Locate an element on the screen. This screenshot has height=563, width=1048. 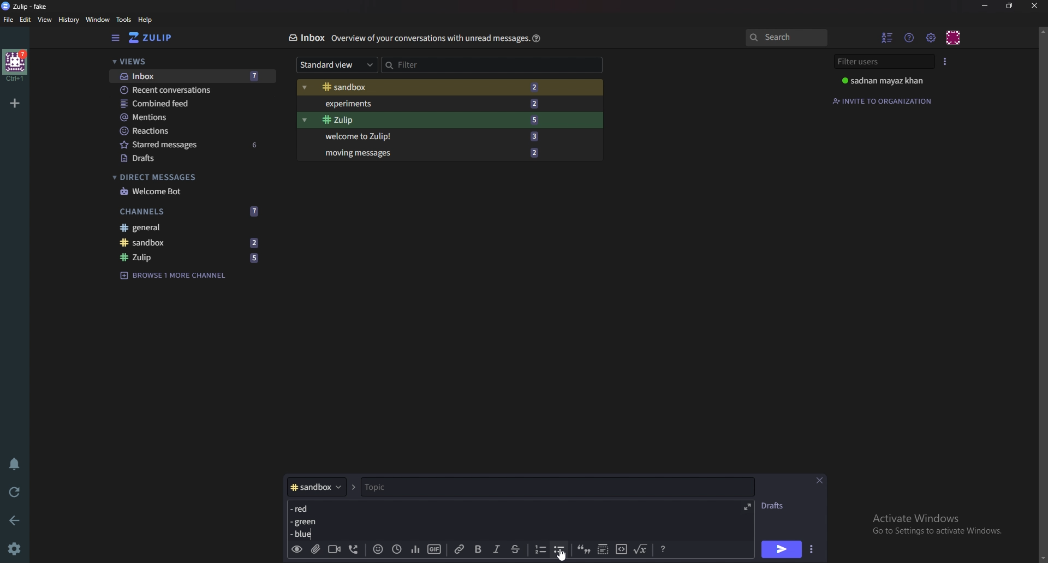
poll is located at coordinates (415, 548).